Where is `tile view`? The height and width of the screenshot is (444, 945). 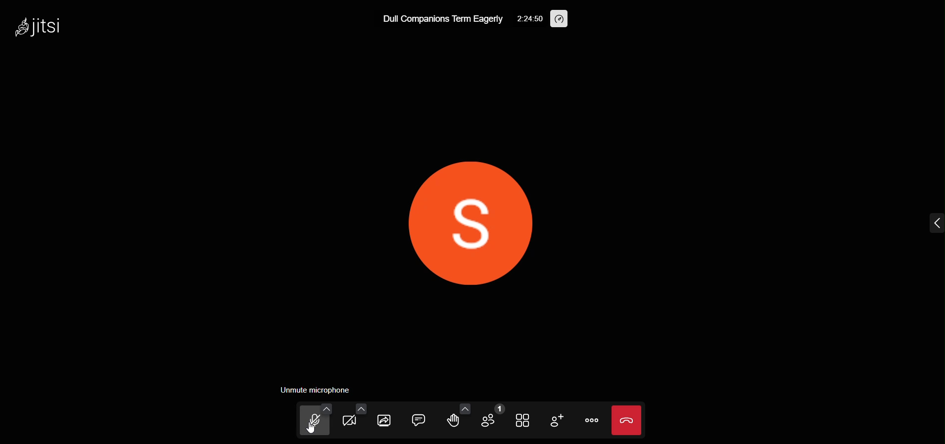 tile view is located at coordinates (519, 421).